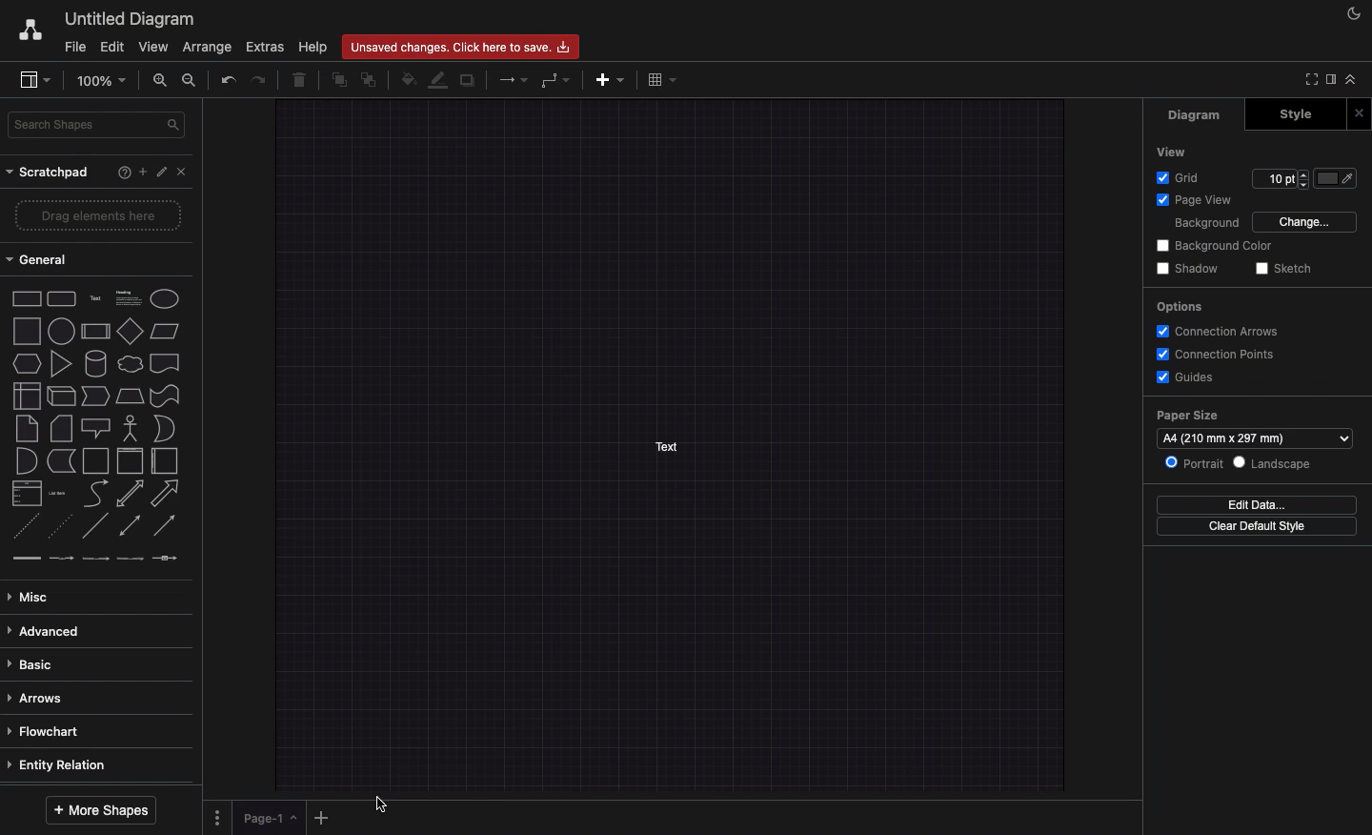 The height and width of the screenshot is (835, 1372). I want to click on Add, so click(611, 80).